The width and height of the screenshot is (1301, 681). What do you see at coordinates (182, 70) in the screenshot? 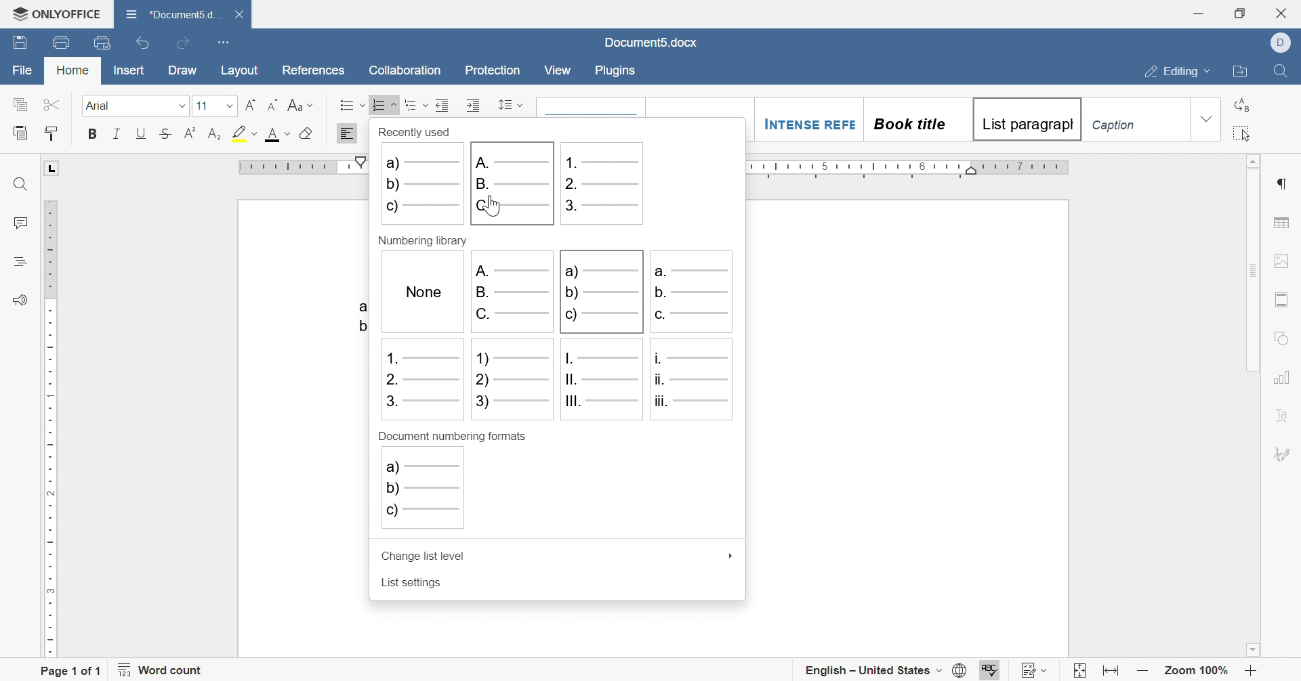
I see `draw` at bounding box center [182, 70].